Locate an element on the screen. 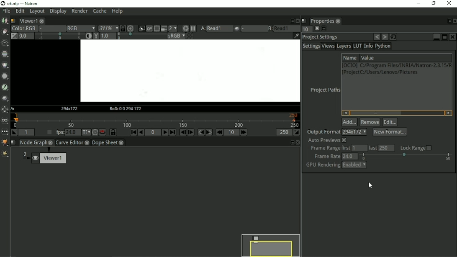  File is located at coordinates (6, 11).